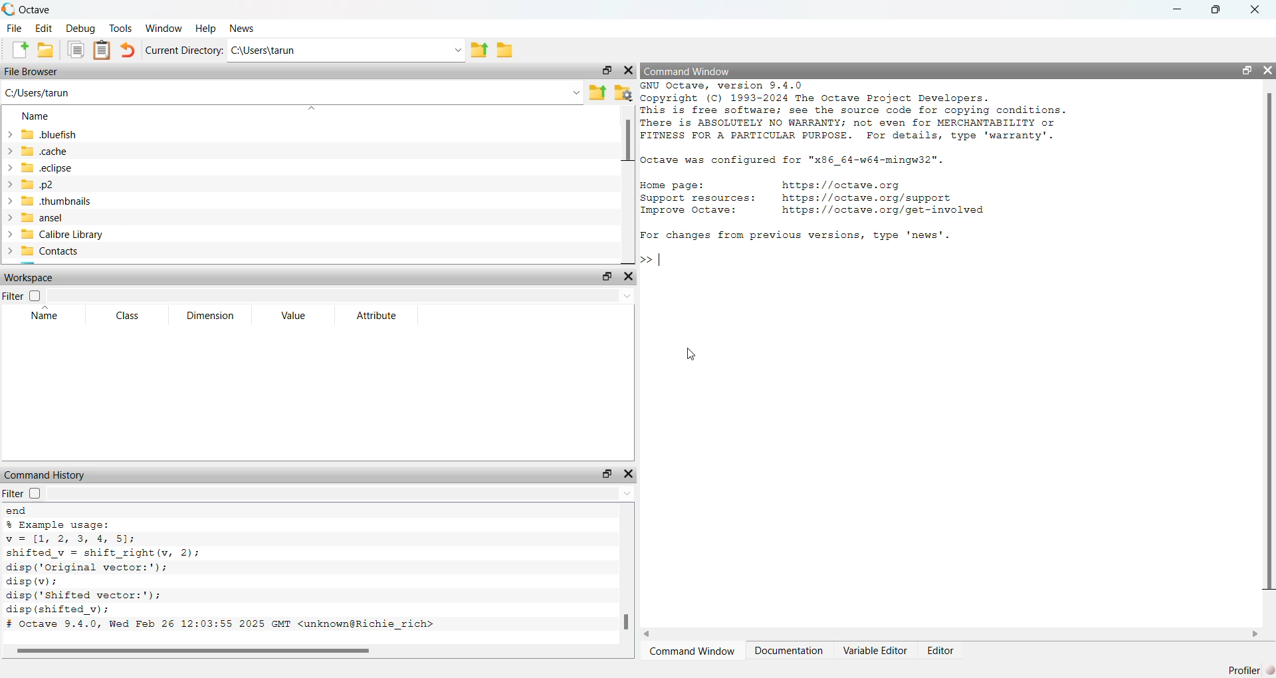 The image size is (1276, 678). Describe the element at coordinates (43, 317) in the screenshot. I see `name` at that location.